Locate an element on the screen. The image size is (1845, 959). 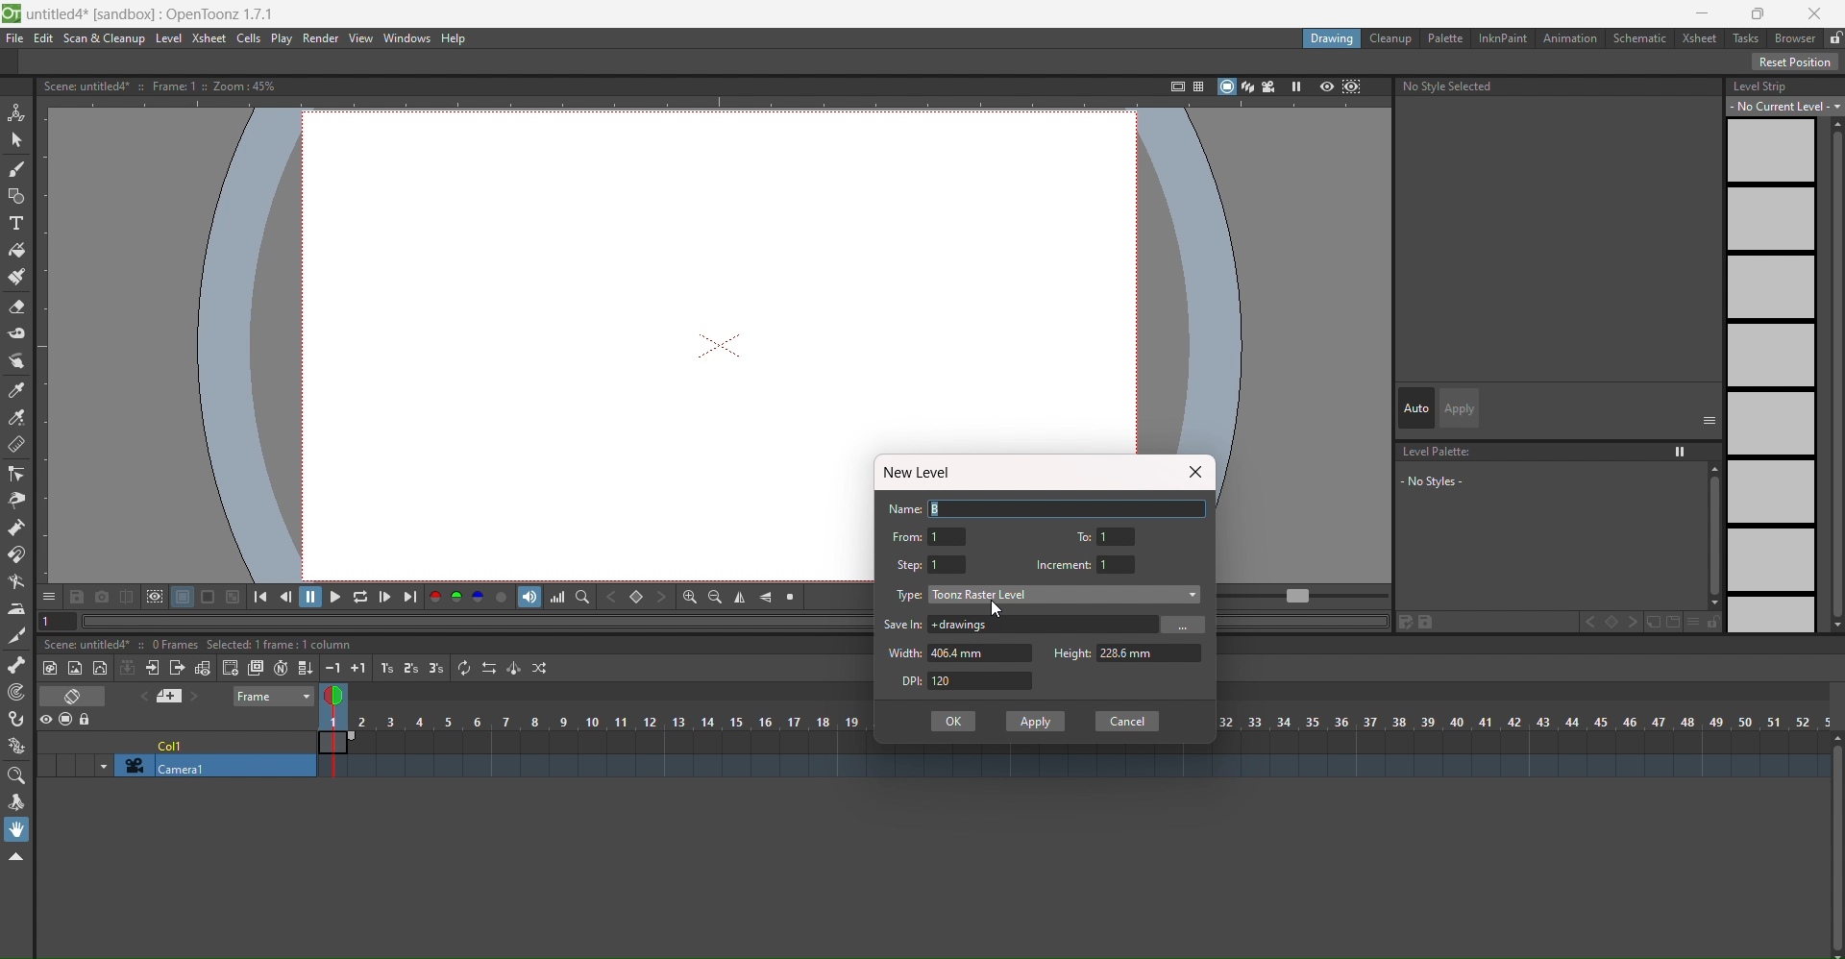
1 is located at coordinates (1119, 563).